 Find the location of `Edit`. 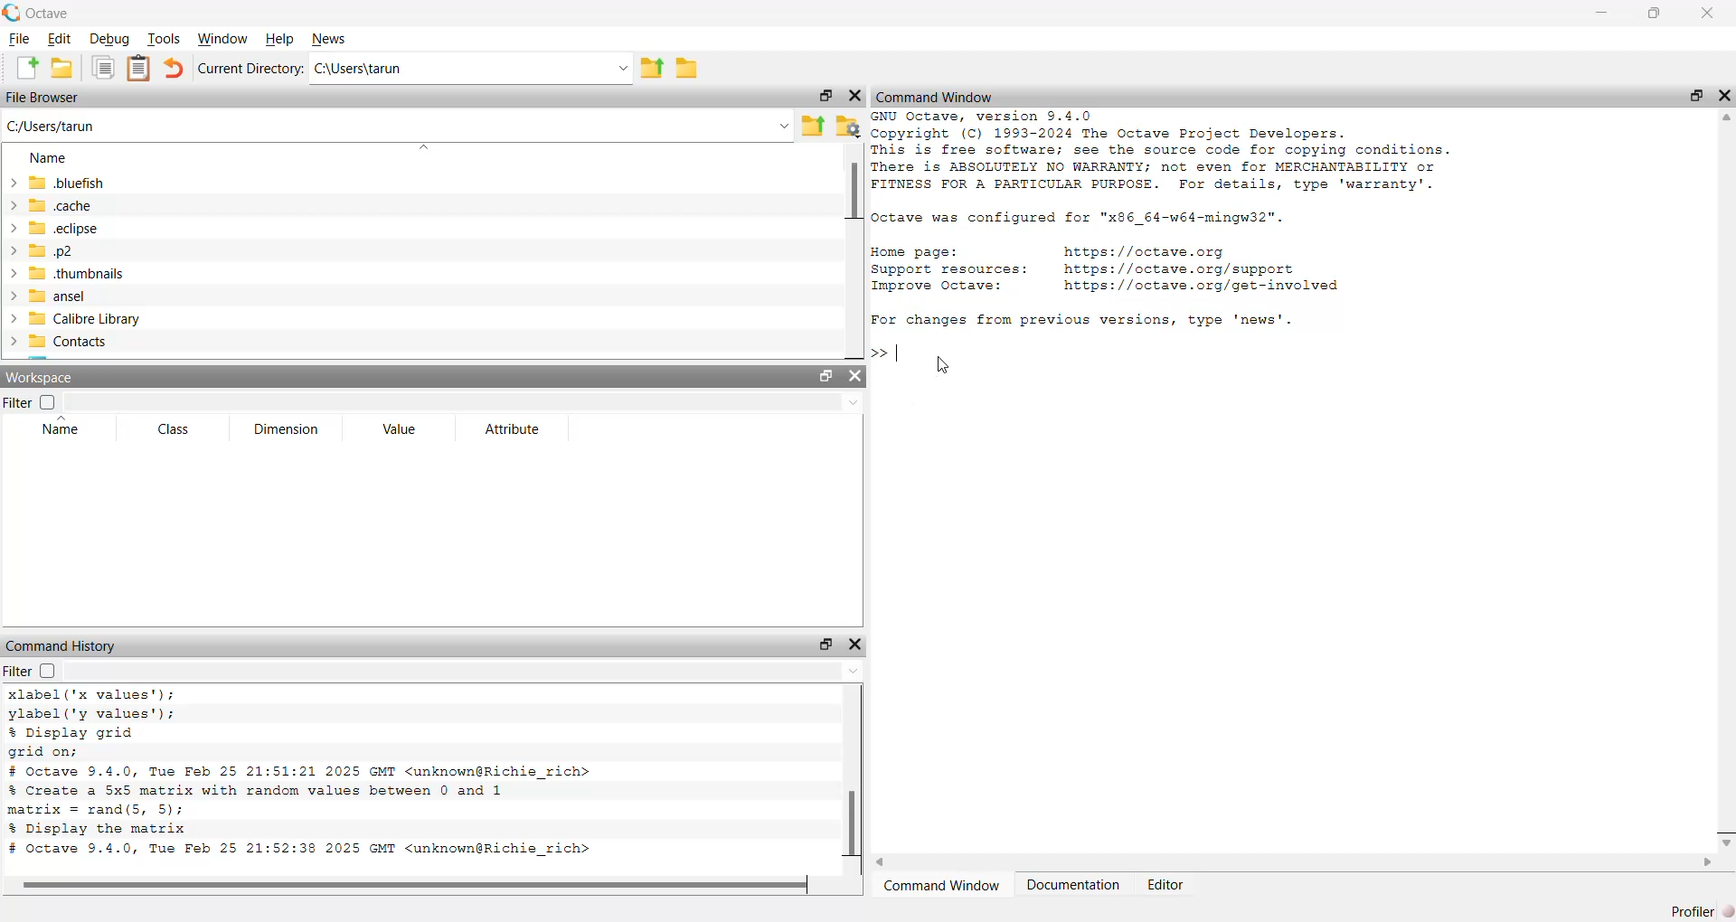

Edit is located at coordinates (60, 38).